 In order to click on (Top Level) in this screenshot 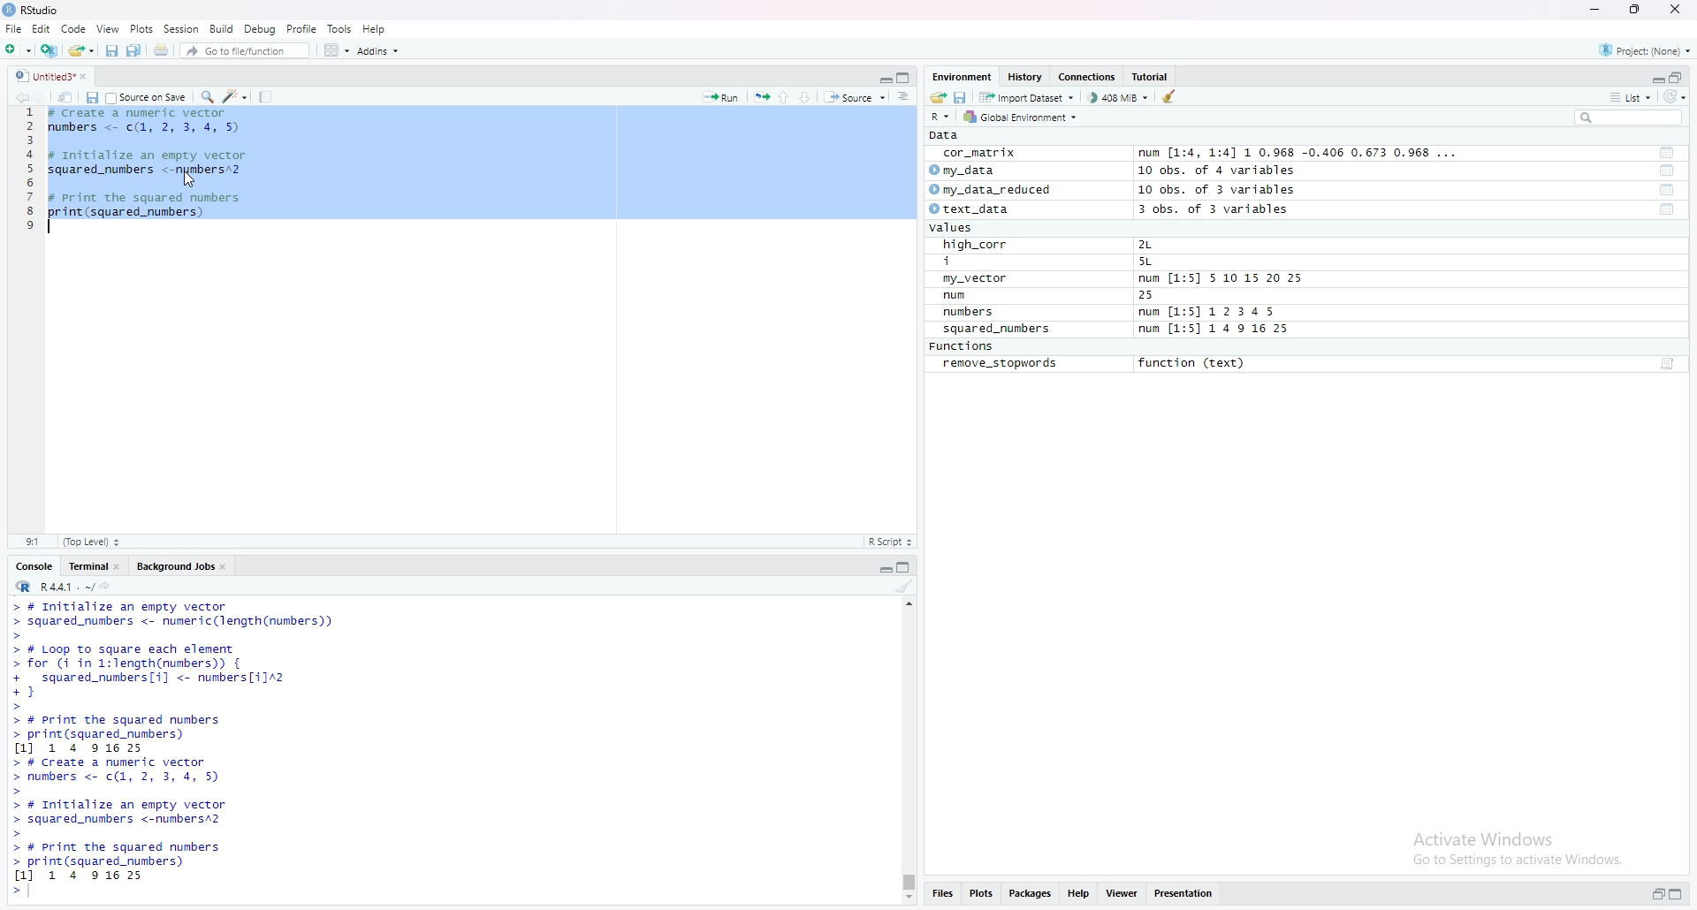, I will do `click(91, 542)`.